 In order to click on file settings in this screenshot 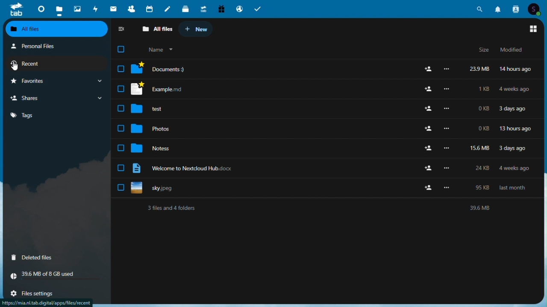, I will do `click(41, 293)`.